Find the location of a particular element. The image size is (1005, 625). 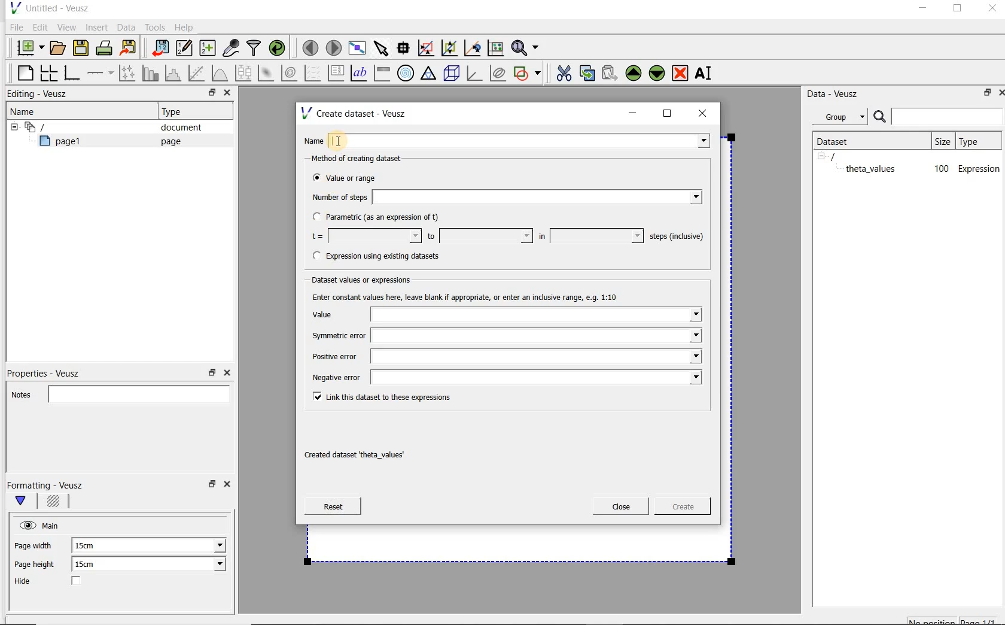

select items from the graph or scroll is located at coordinates (380, 47).